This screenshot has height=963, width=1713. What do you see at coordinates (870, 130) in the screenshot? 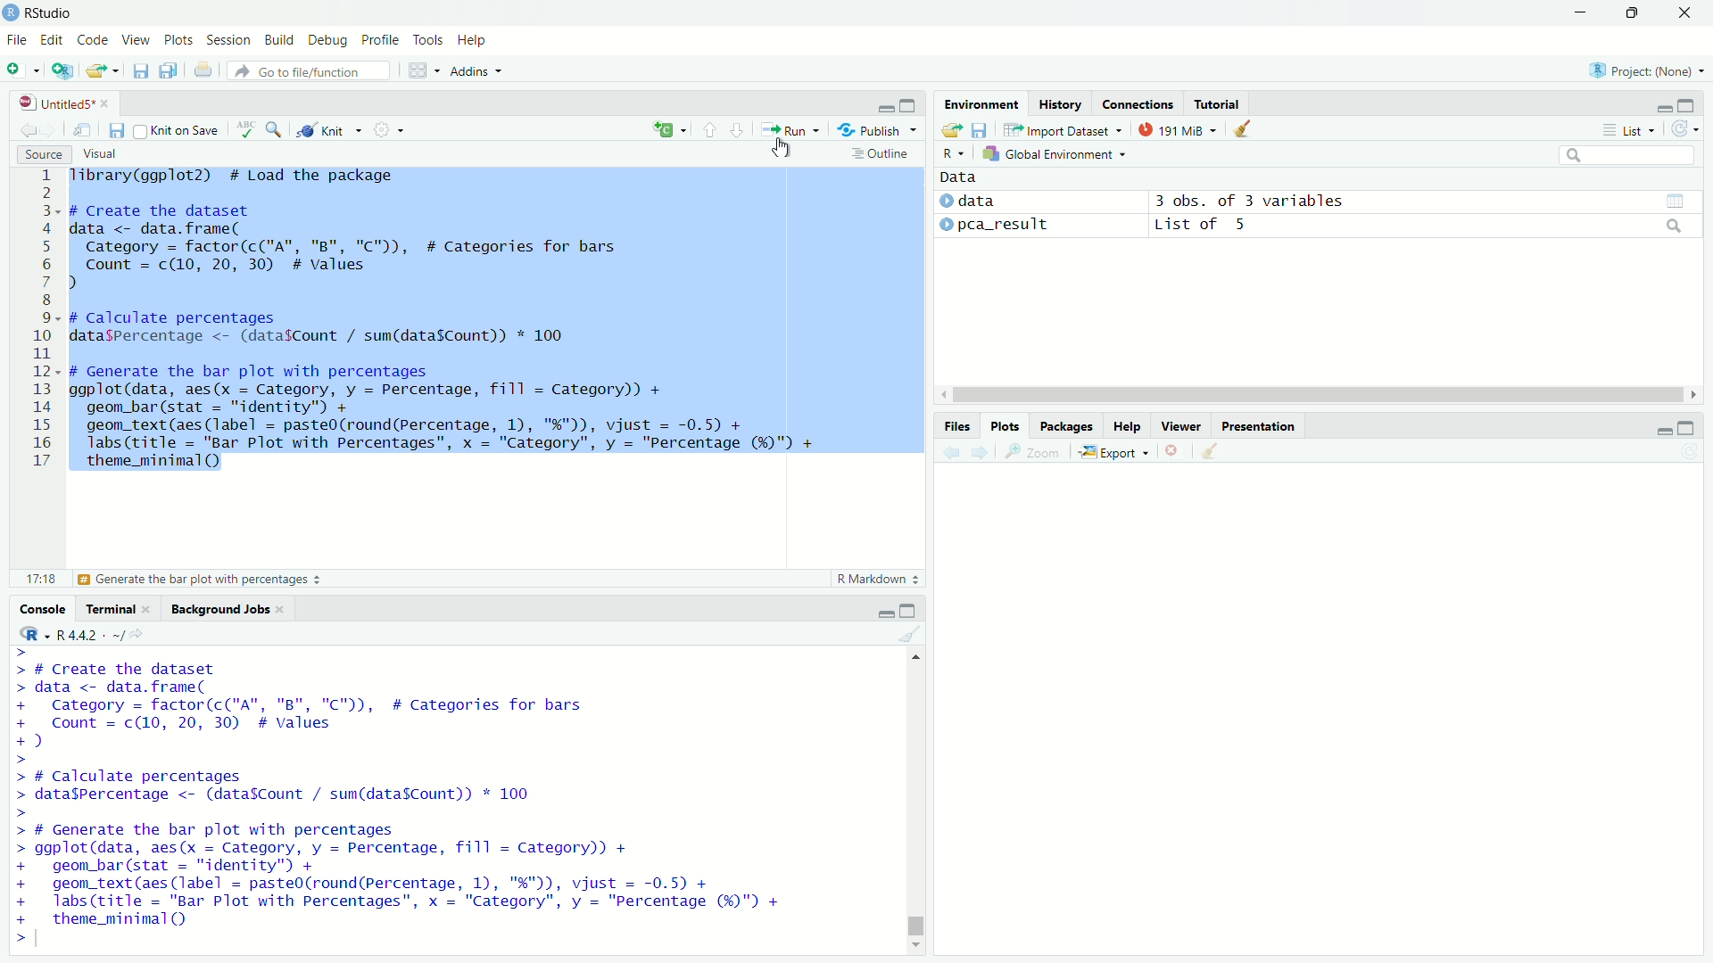
I see `publish` at bounding box center [870, 130].